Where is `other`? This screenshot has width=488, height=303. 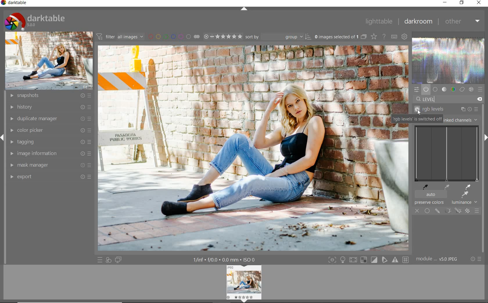
other is located at coordinates (462, 22).